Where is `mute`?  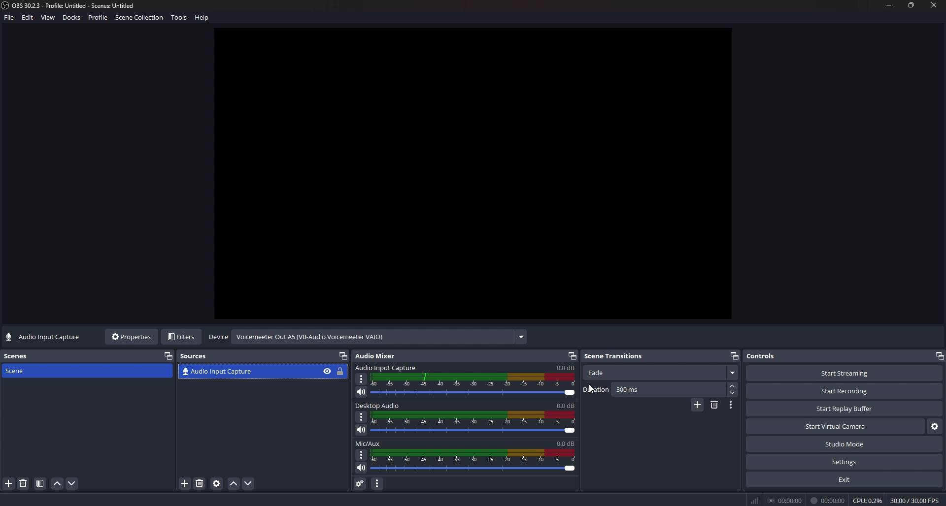
mute is located at coordinates (362, 392).